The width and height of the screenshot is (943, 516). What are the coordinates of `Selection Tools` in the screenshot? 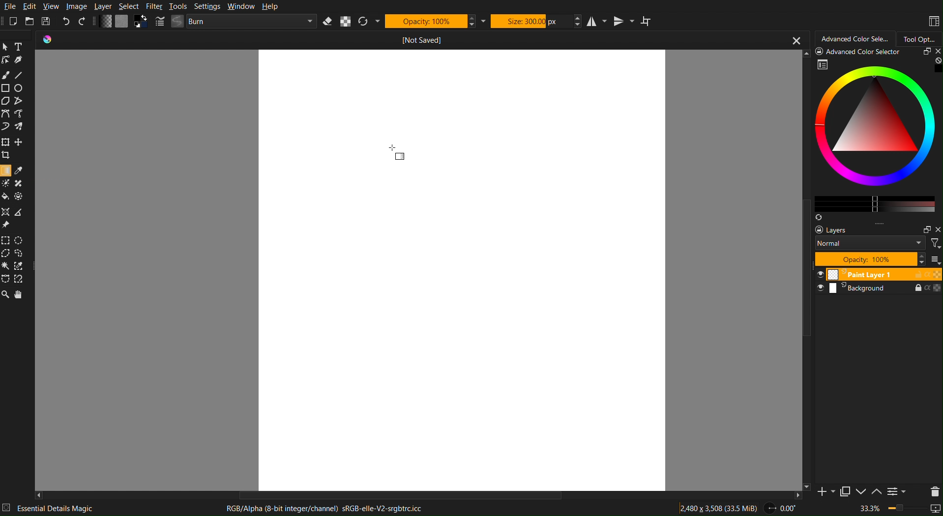 It's located at (17, 258).